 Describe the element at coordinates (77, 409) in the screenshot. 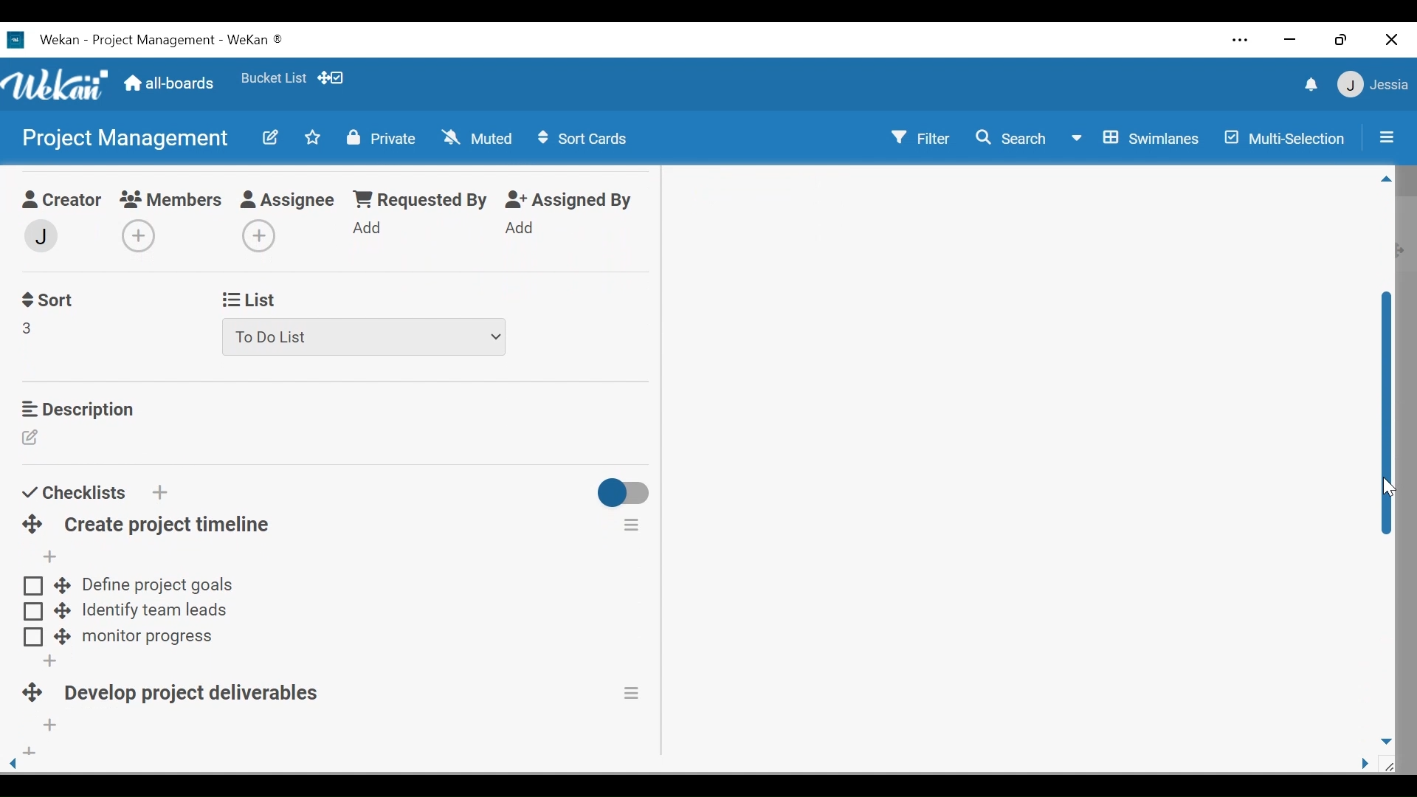

I see `Description` at that location.